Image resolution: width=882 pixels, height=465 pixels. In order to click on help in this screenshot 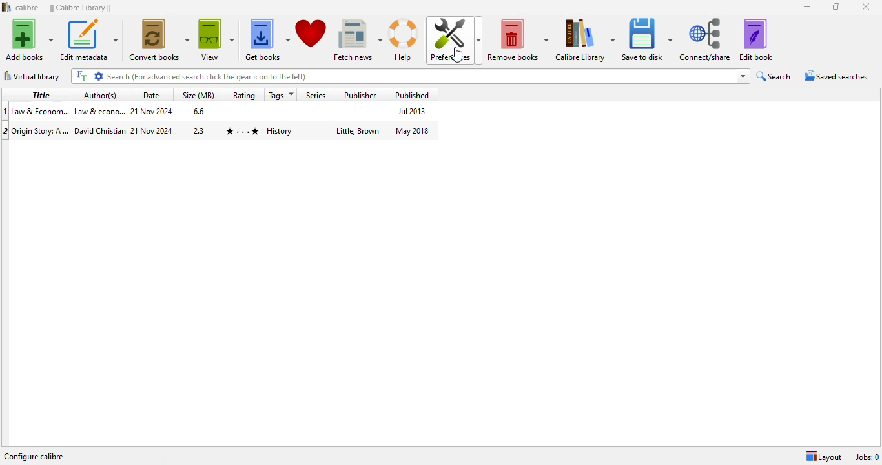, I will do `click(404, 39)`.